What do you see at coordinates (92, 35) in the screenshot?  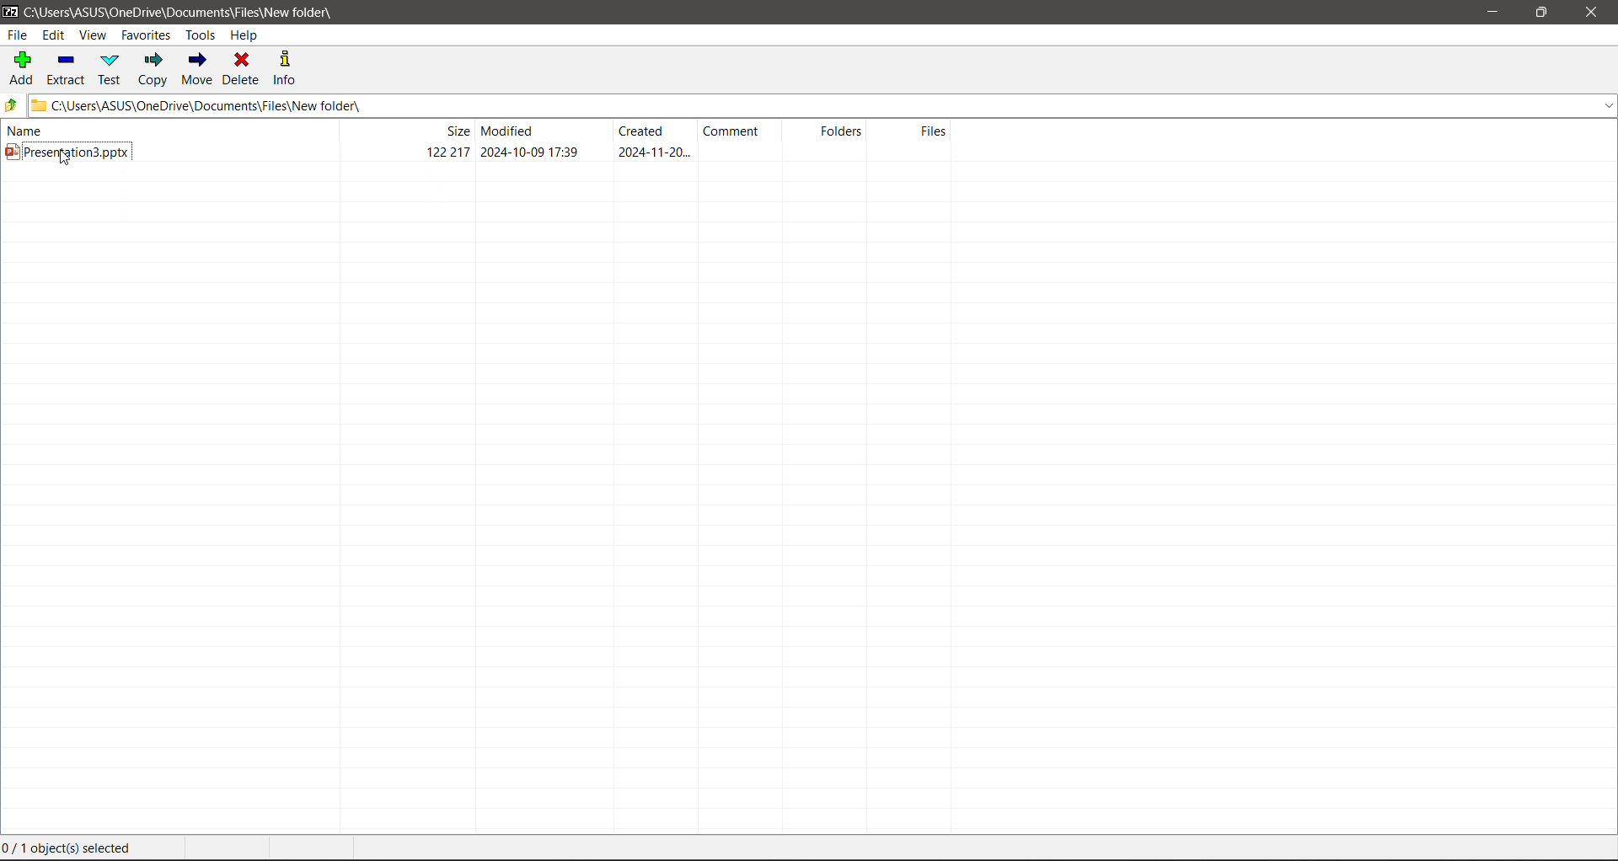 I see `View` at bounding box center [92, 35].